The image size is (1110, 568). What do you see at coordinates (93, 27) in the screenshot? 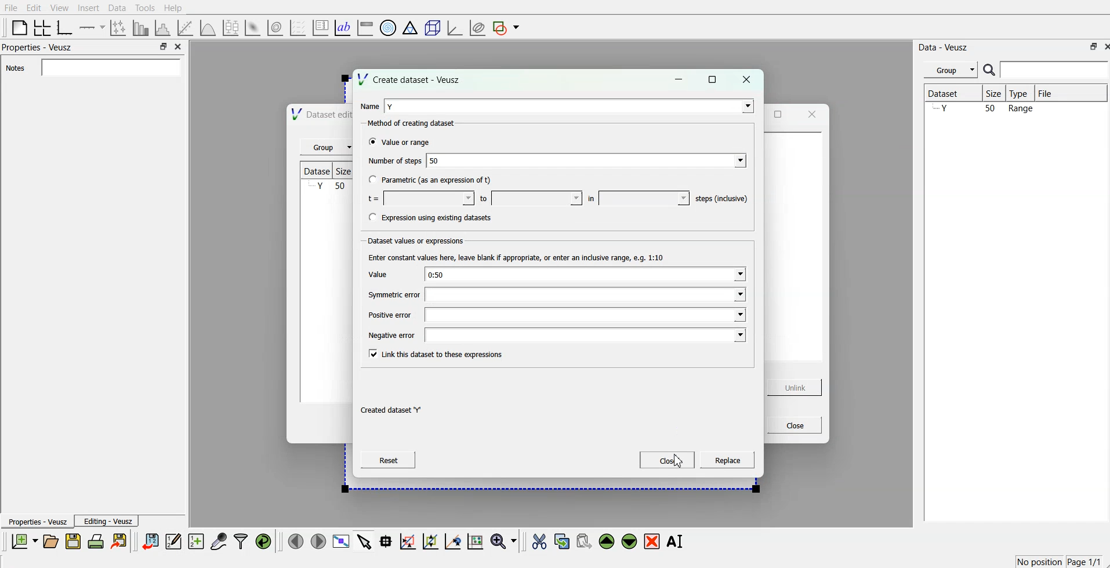
I see `Add an axis` at bounding box center [93, 27].